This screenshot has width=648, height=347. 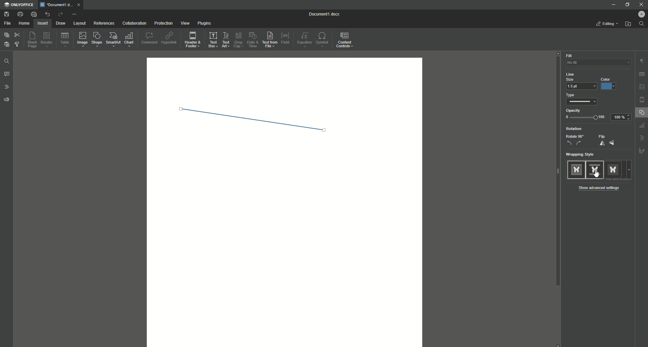 What do you see at coordinates (254, 40) in the screenshot?
I see `Date and Time` at bounding box center [254, 40].